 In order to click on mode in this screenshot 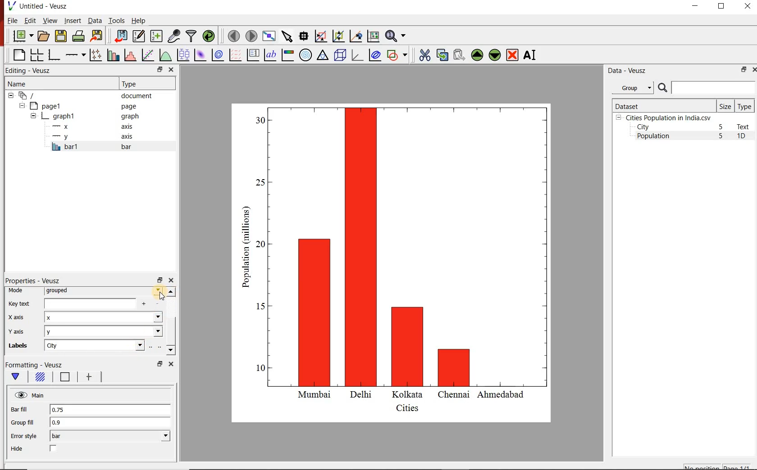, I will do `click(18, 291)`.